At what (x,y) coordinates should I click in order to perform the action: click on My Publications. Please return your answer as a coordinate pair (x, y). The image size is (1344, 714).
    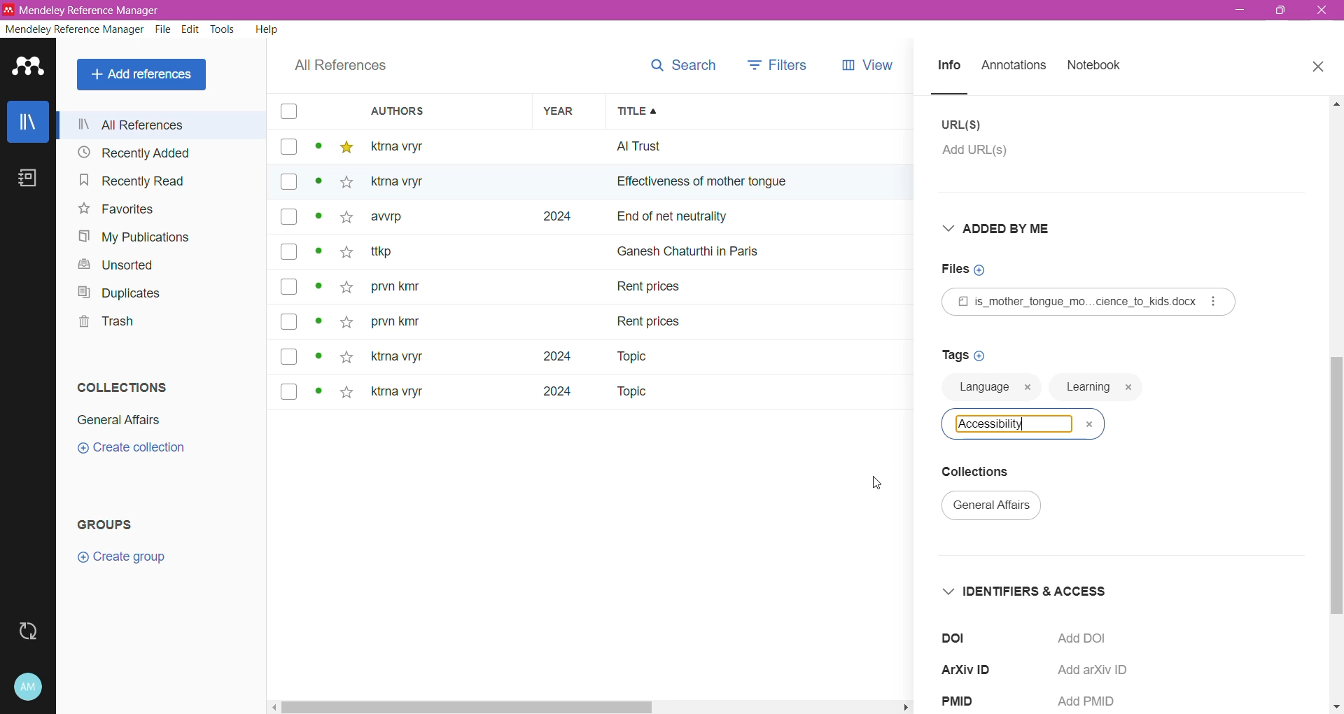
    Looking at the image, I should click on (136, 237).